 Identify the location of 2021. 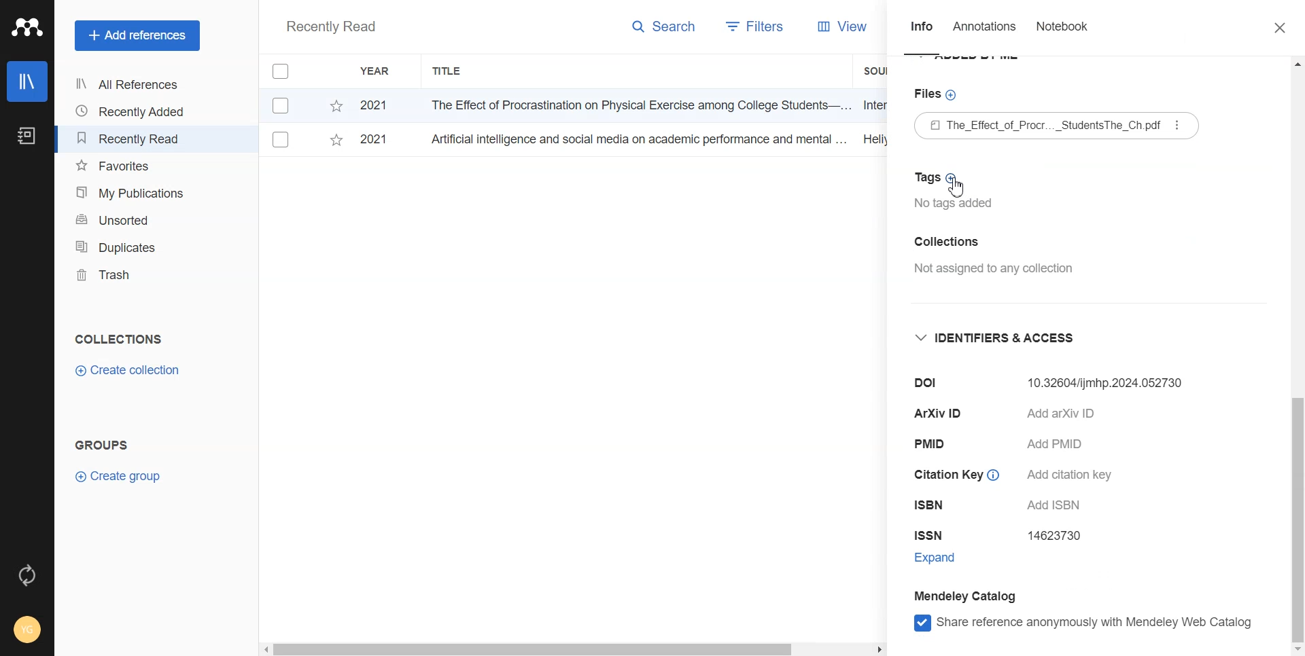
(373, 138).